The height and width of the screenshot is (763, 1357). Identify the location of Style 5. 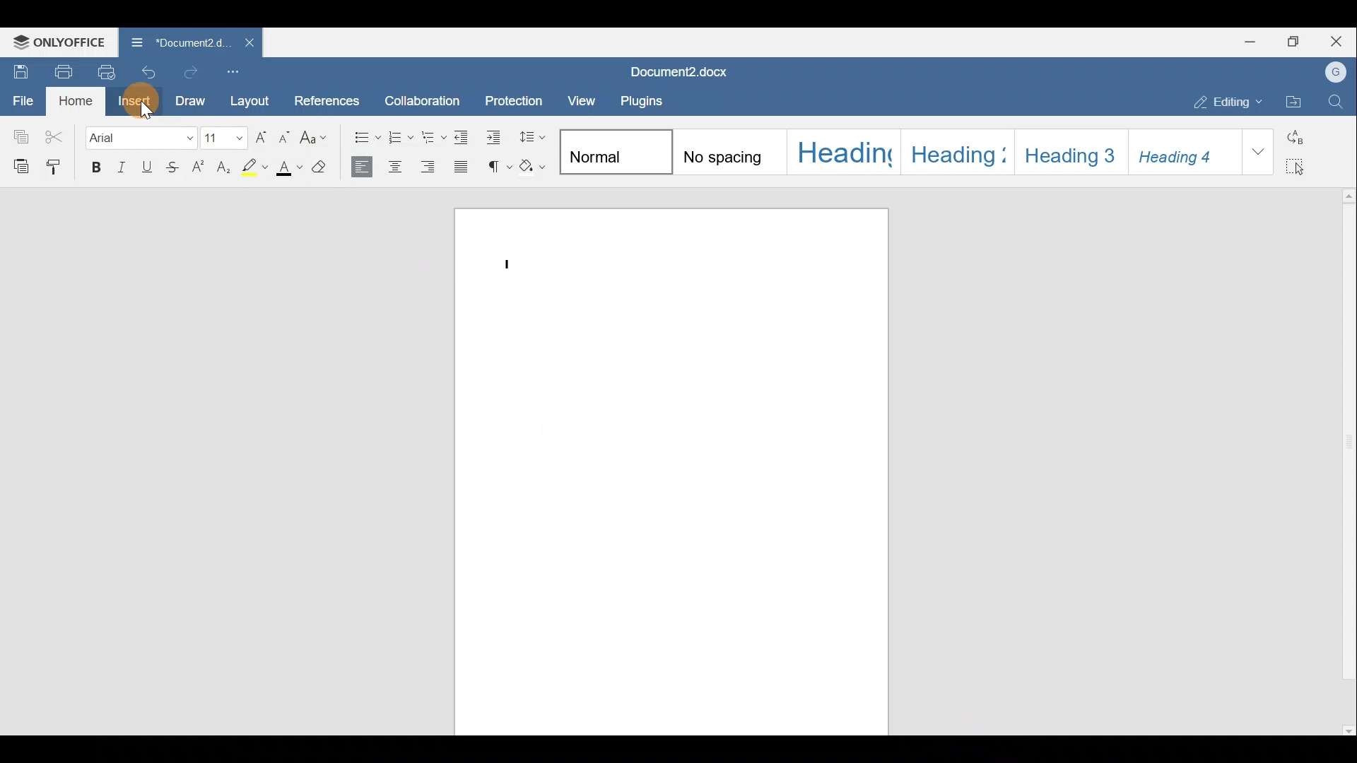
(1073, 154).